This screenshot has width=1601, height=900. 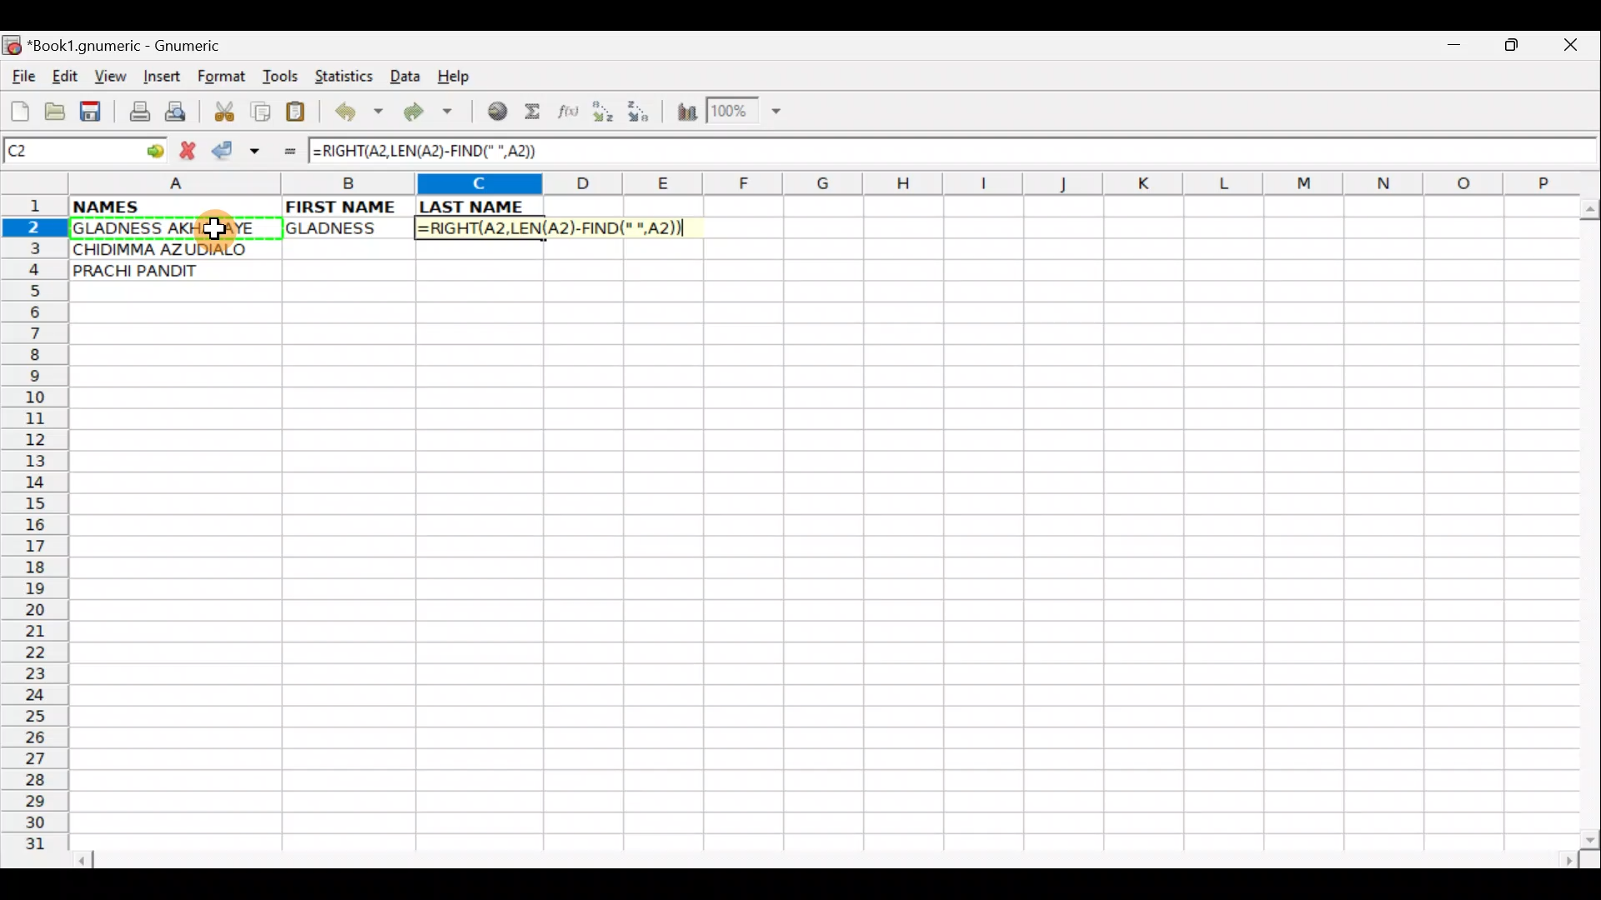 What do you see at coordinates (165, 247) in the screenshot?
I see `CHIDIMMA AZUDIALO` at bounding box center [165, 247].